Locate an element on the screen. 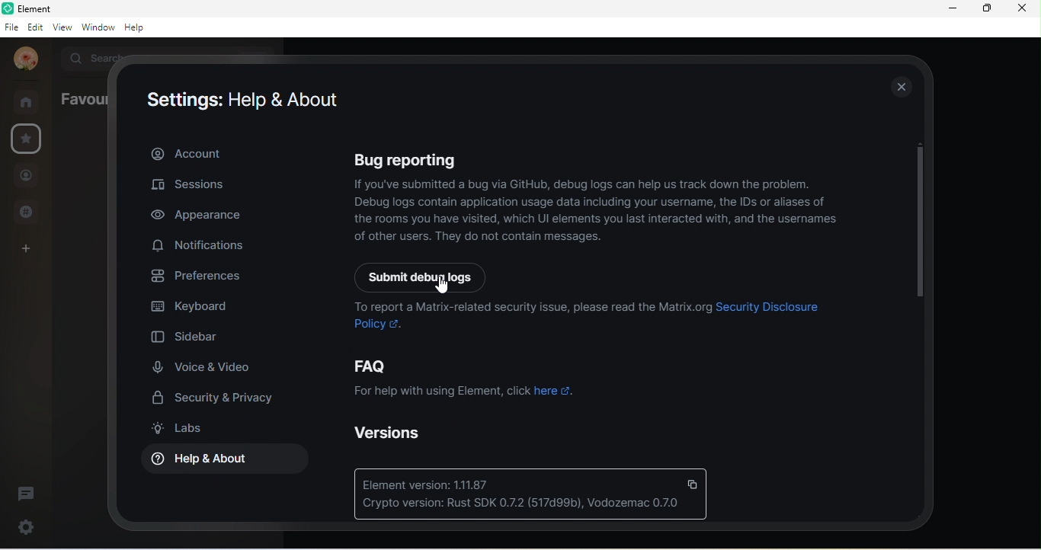  minimize is located at coordinates (950, 9).